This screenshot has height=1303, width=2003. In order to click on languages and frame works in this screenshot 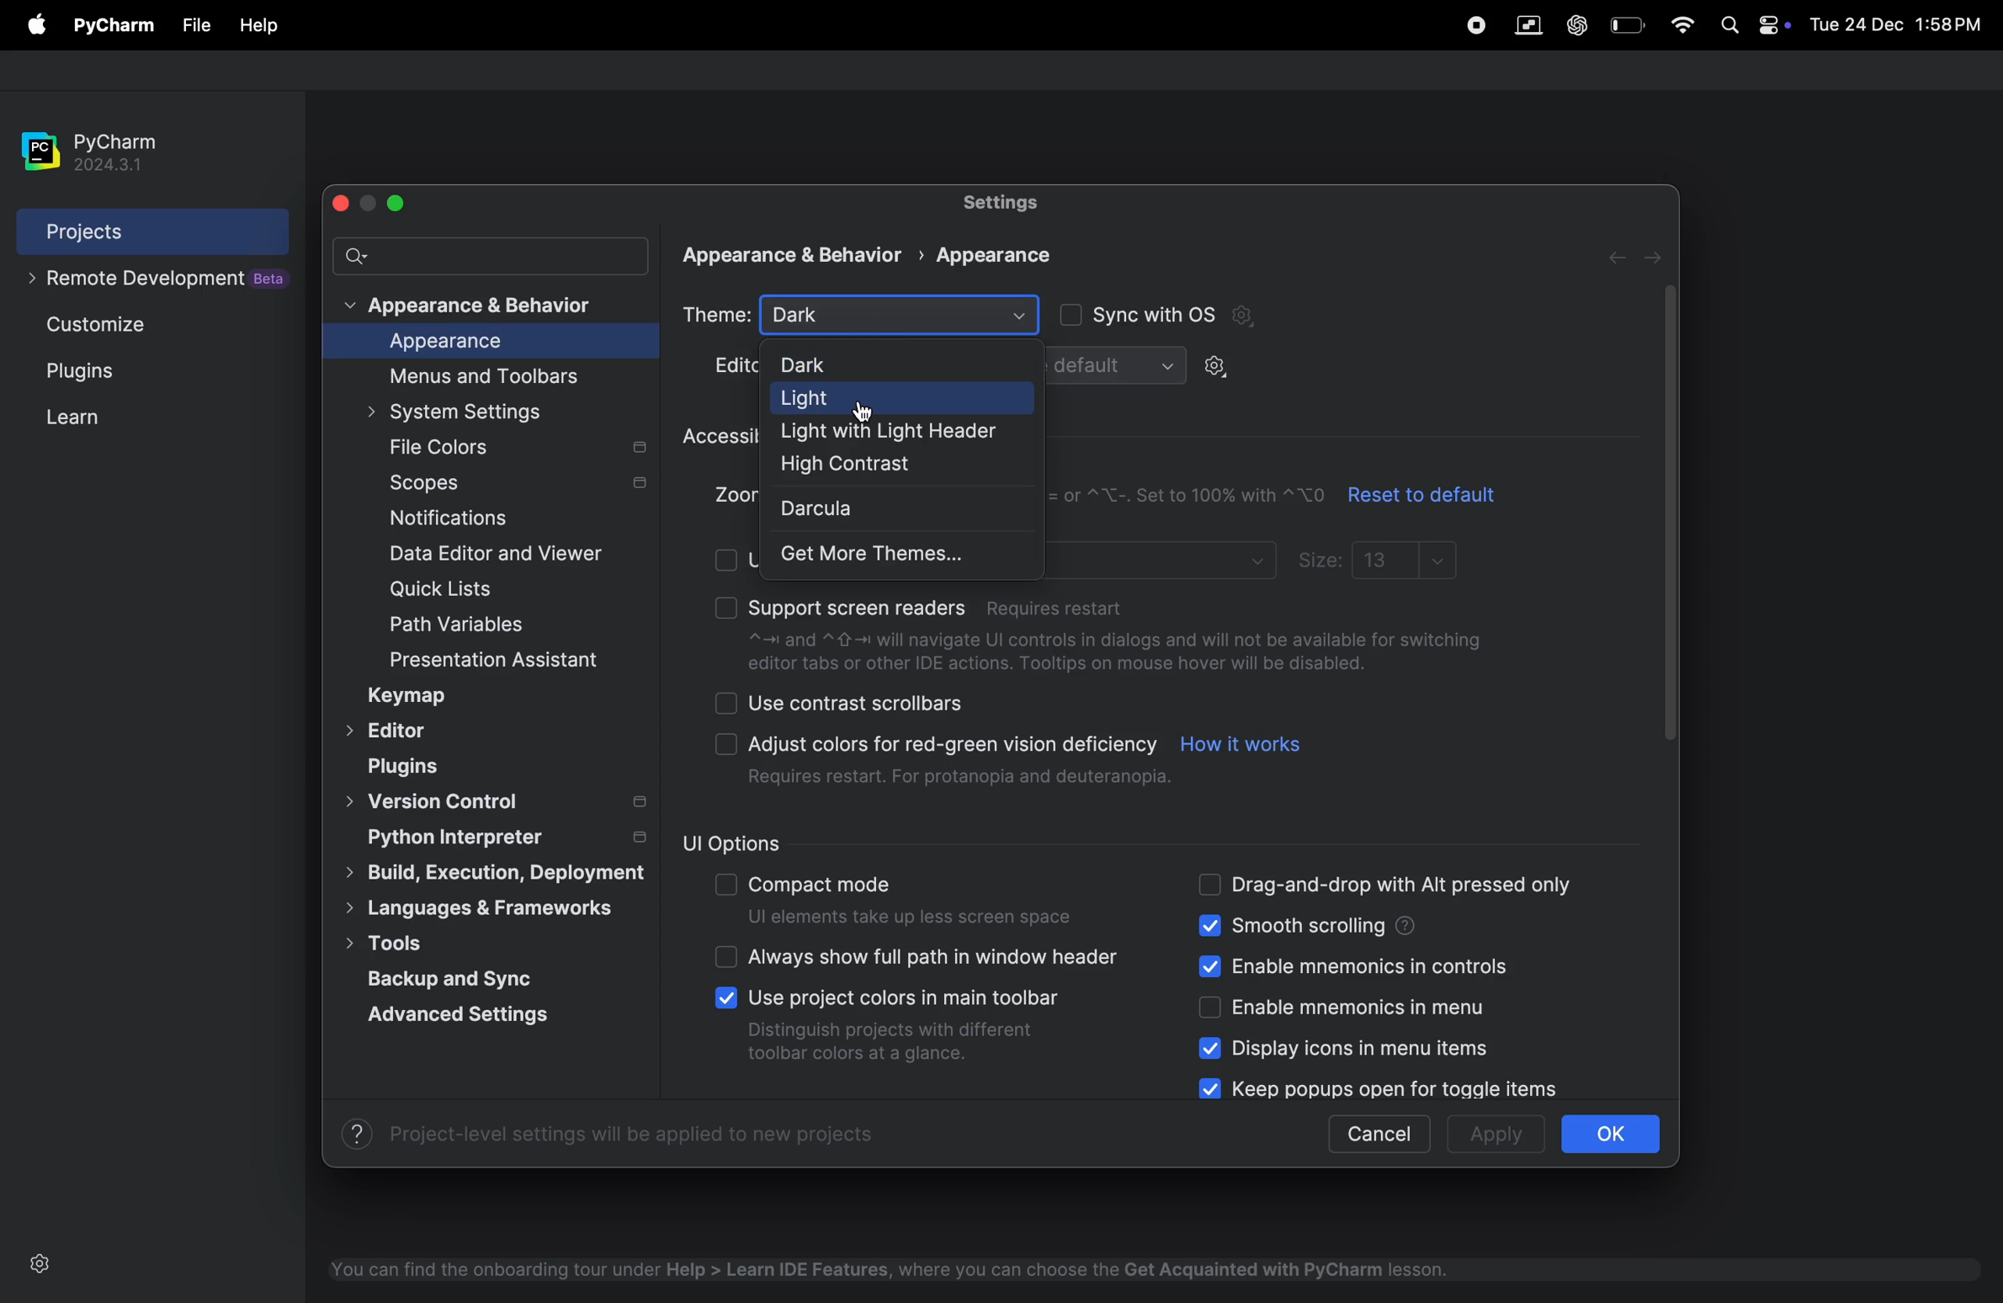, I will do `click(502, 911)`.